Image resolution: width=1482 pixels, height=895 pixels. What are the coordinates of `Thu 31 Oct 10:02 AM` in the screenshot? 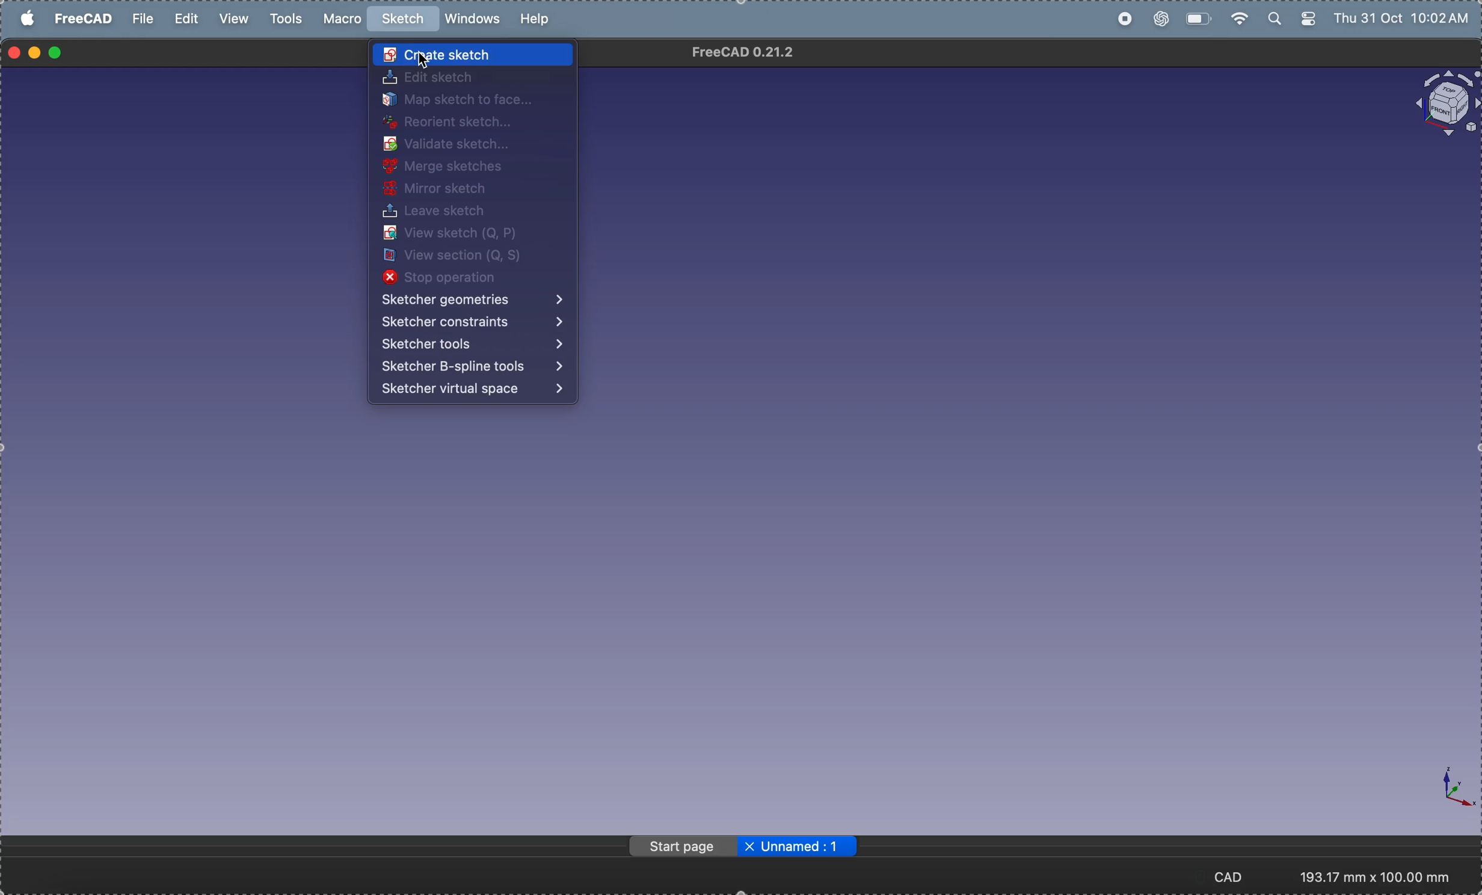 It's located at (1404, 20).